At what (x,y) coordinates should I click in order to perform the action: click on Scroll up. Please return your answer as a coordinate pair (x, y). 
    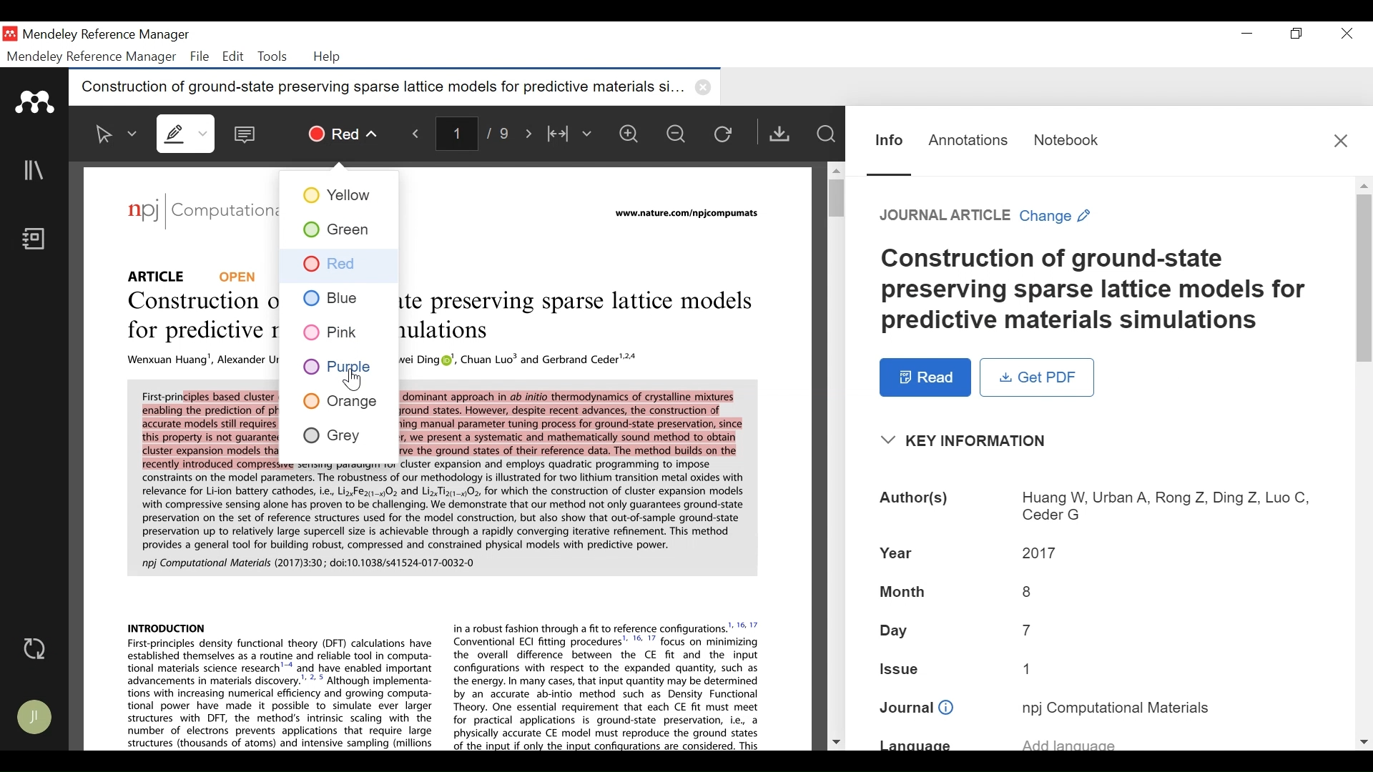
    Looking at the image, I should click on (835, 168).